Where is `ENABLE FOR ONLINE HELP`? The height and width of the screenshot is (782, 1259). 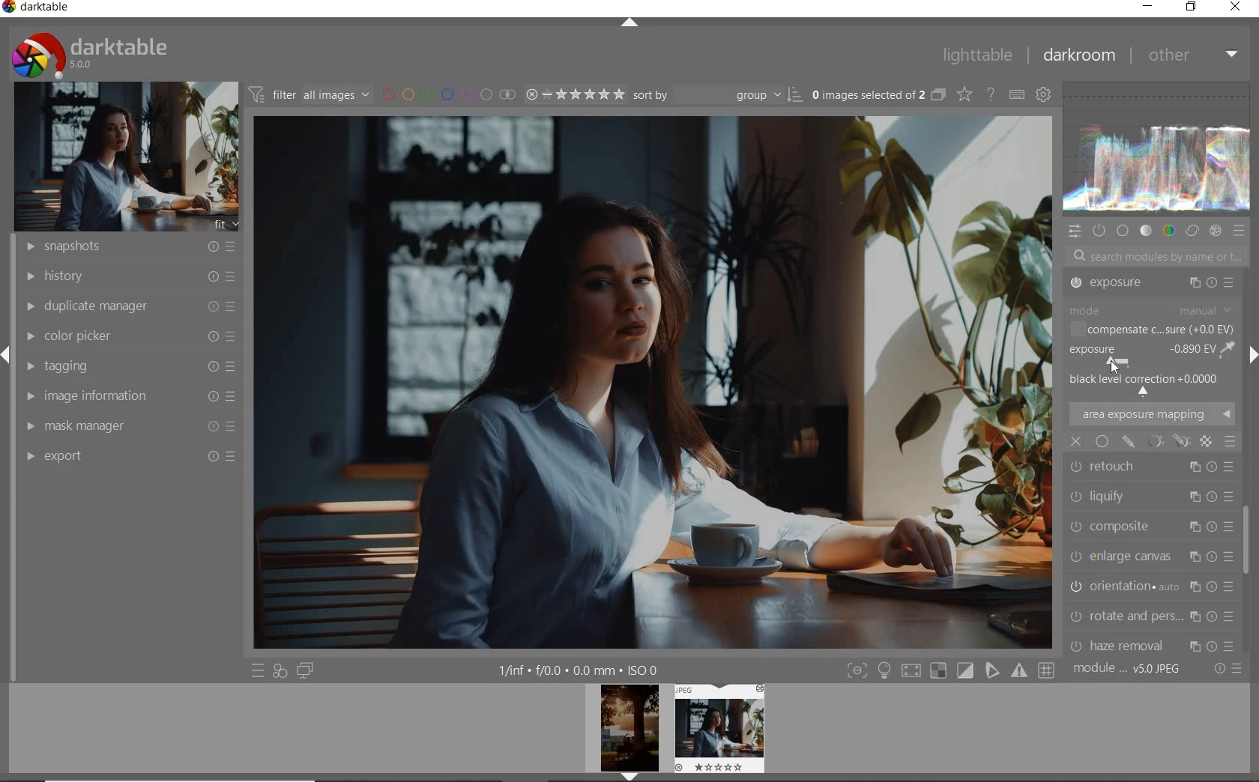
ENABLE FOR ONLINE HELP is located at coordinates (991, 94).